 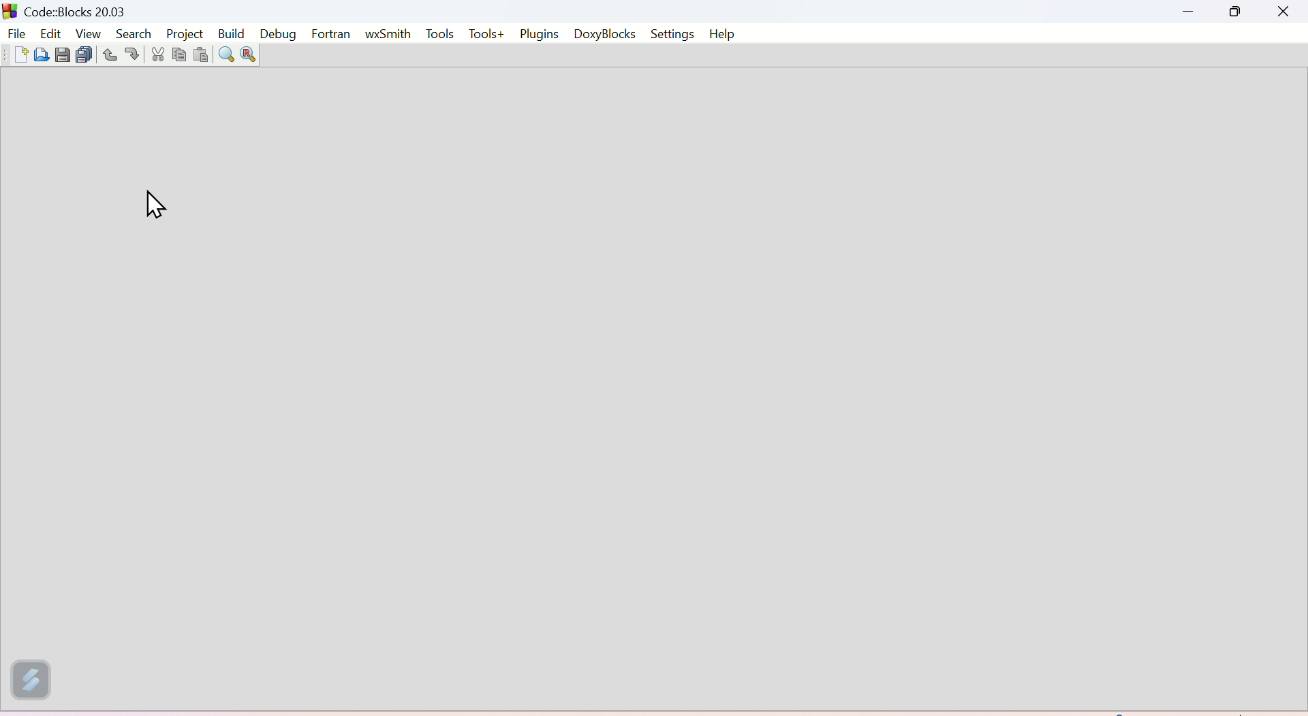 I want to click on minimise, so click(x=1190, y=12).